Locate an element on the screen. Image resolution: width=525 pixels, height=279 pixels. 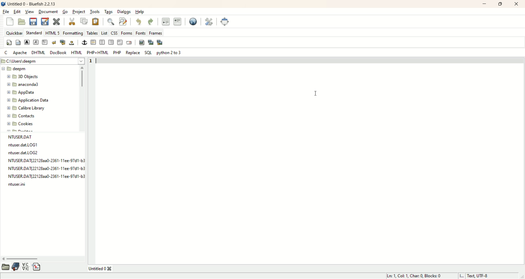
STANDARD is located at coordinates (34, 33).